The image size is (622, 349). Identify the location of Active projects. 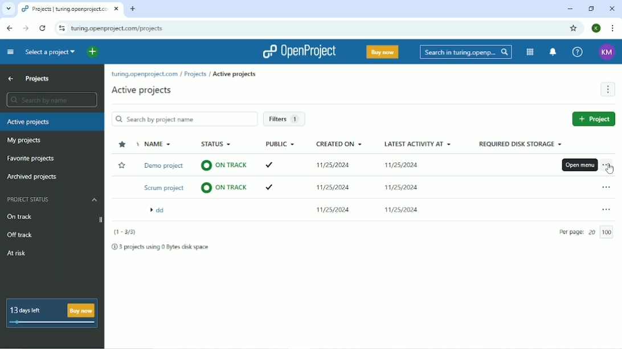
(142, 90).